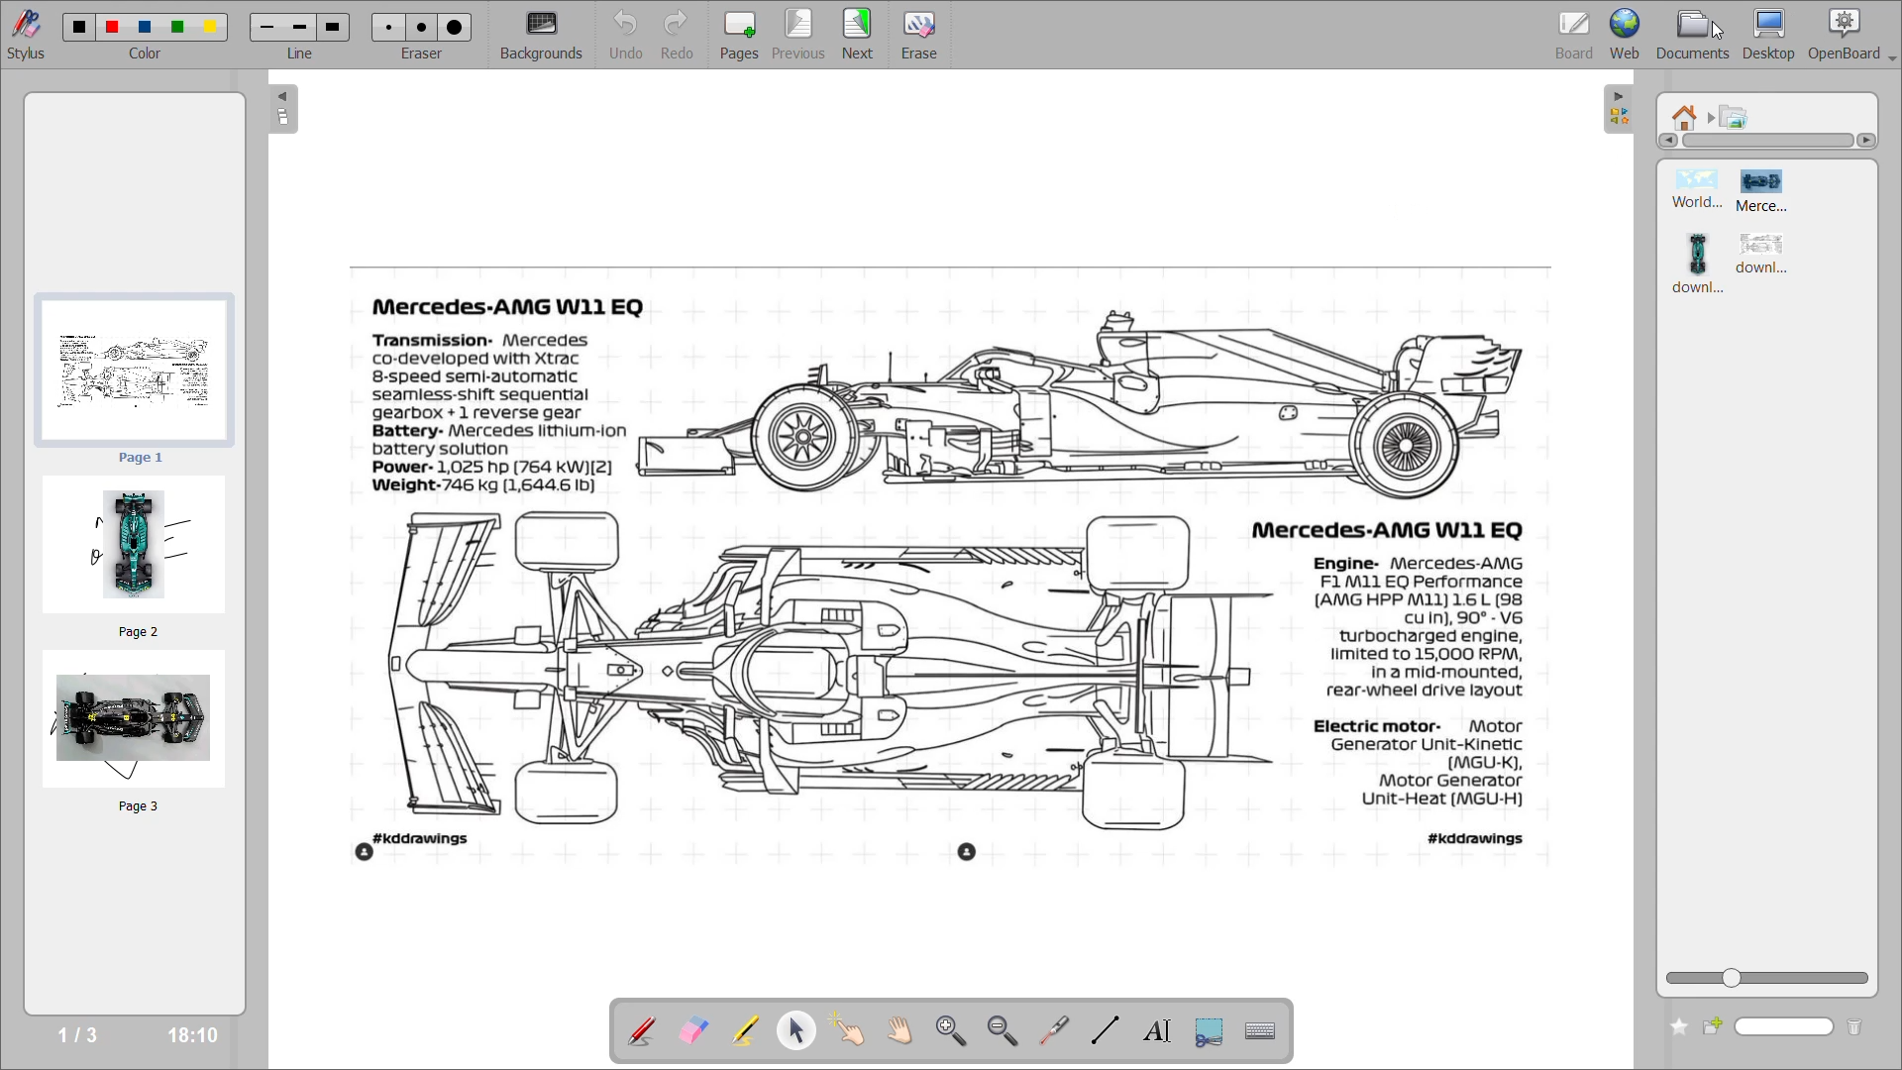  Describe the element at coordinates (422, 839) in the screenshot. I see `#kddrawings` at that location.